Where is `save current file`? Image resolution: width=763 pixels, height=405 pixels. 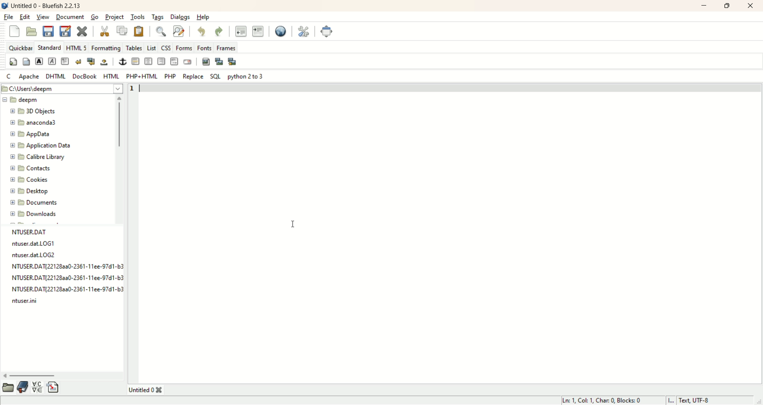 save current file is located at coordinates (50, 31).